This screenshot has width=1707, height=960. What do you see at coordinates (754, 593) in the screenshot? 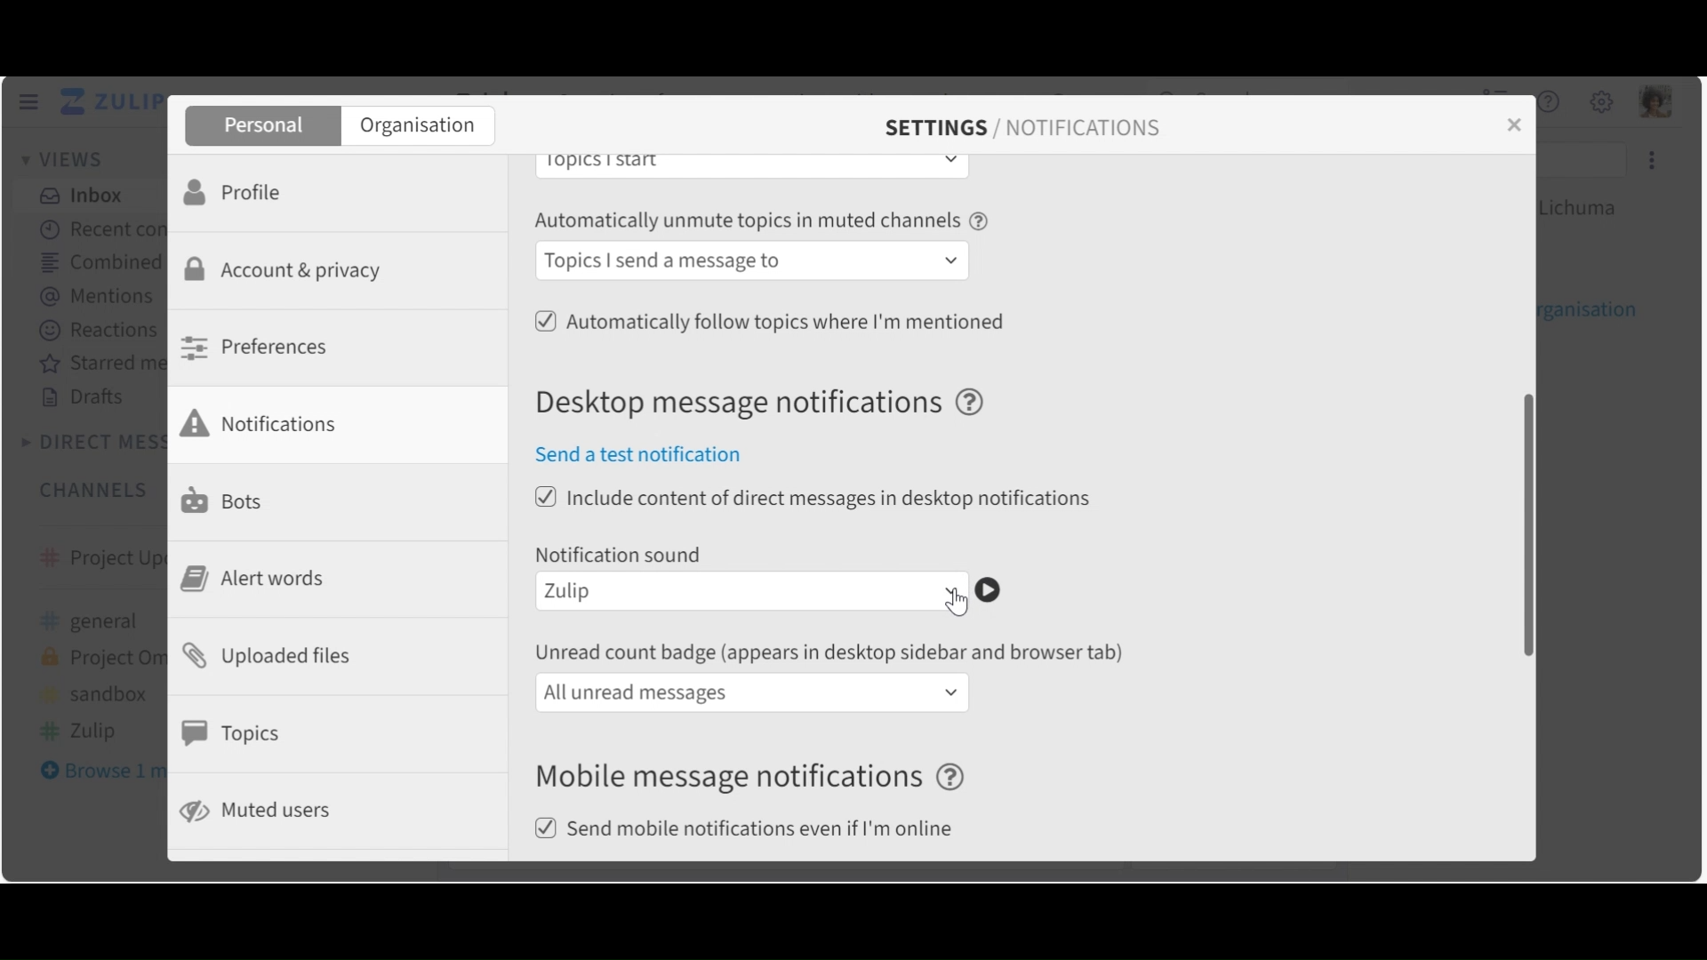
I see `Notification sound dropdown menu` at bounding box center [754, 593].